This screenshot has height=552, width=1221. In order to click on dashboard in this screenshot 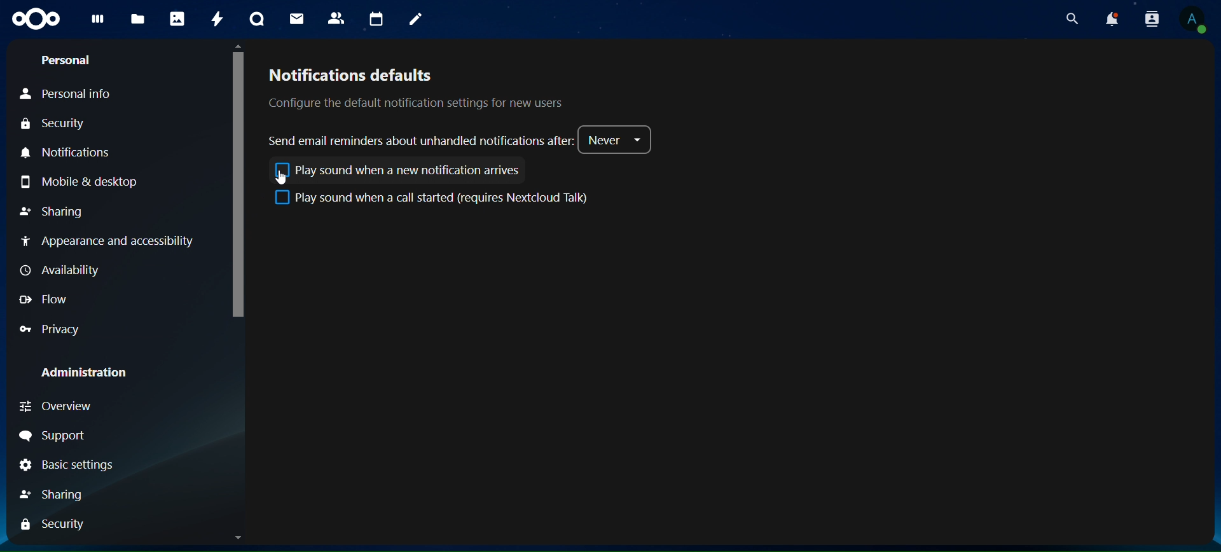, I will do `click(97, 22)`.